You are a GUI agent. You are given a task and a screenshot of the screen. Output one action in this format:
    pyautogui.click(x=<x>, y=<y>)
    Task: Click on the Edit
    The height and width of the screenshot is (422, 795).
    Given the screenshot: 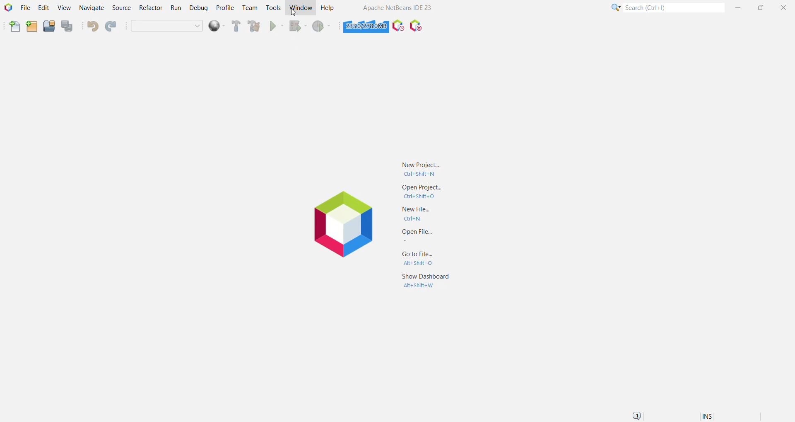 What is the action you would take?
    pyautogui.click(x=43, y=8)
    